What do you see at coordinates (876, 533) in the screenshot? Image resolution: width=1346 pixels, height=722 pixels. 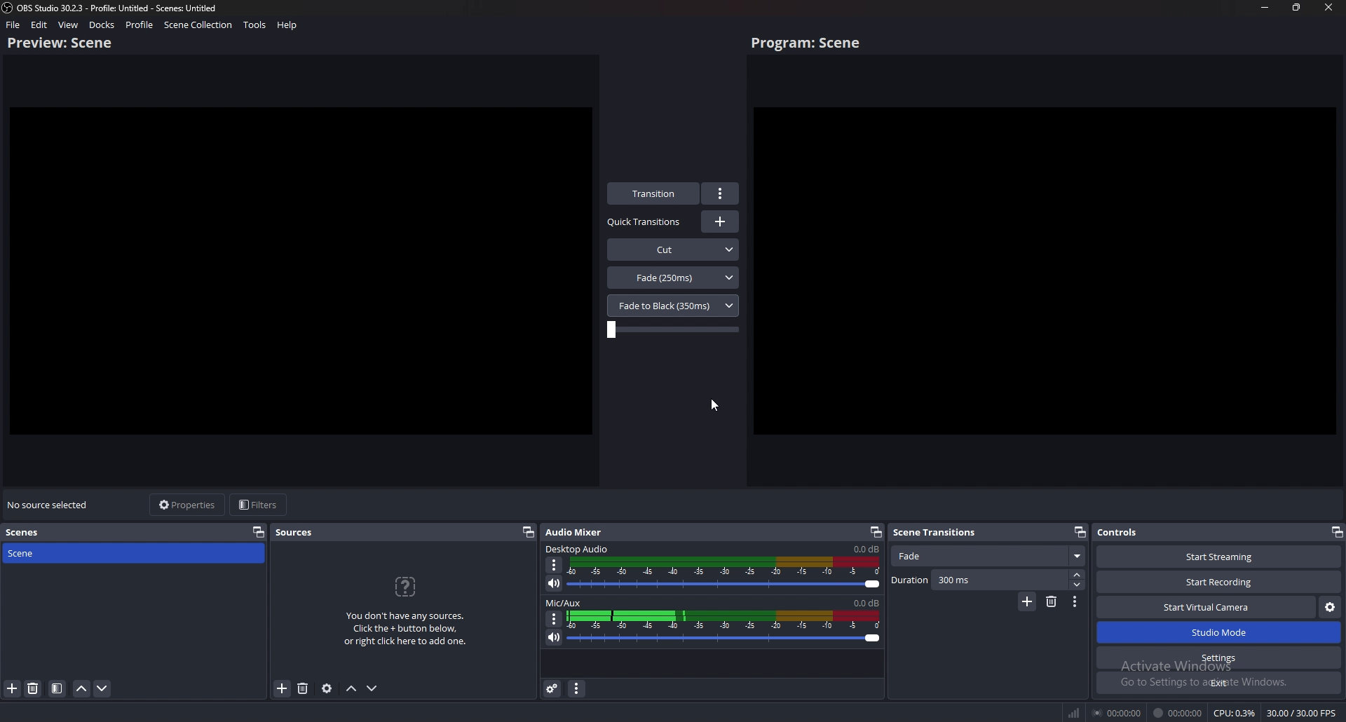 I see `Pop out` at bounding box center [876, 533].